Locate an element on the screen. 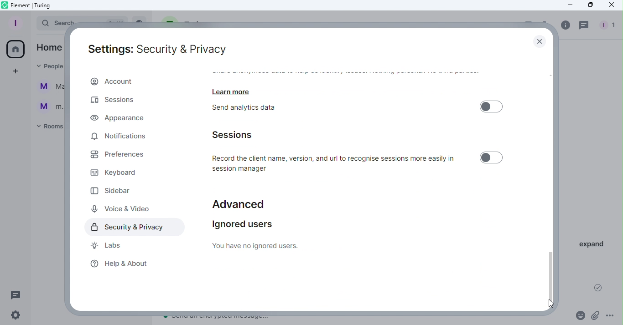 The image size is (623, 325). Advanced is located at coordinates (239, 201).